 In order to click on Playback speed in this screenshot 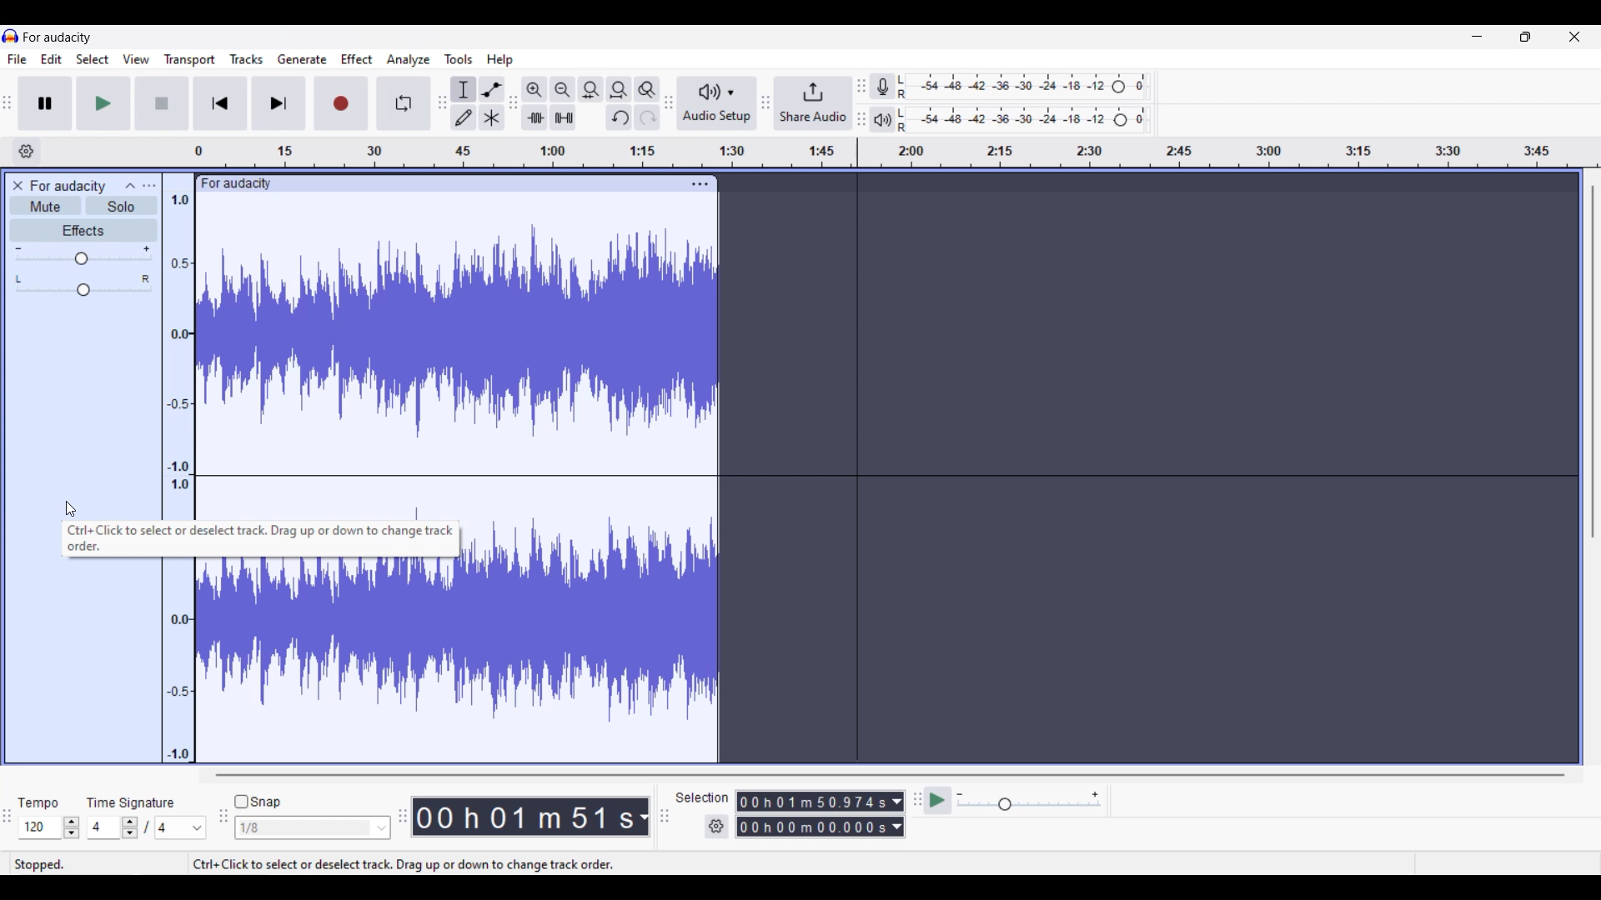, I will do `click(1030, 800)`.